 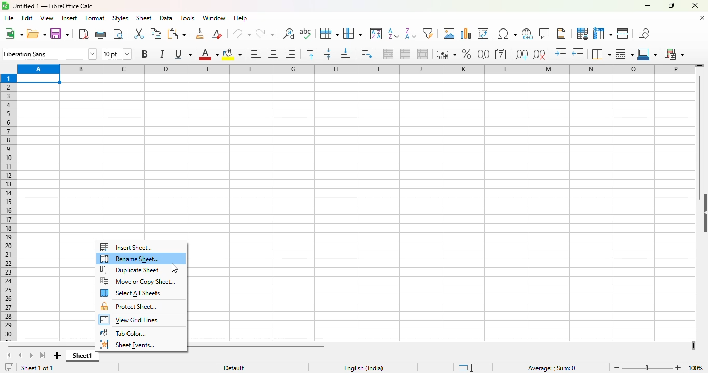 What do you see at coordinates (376, 34) in the screenshot?
I see `sort` at bounding box center [376, 34].